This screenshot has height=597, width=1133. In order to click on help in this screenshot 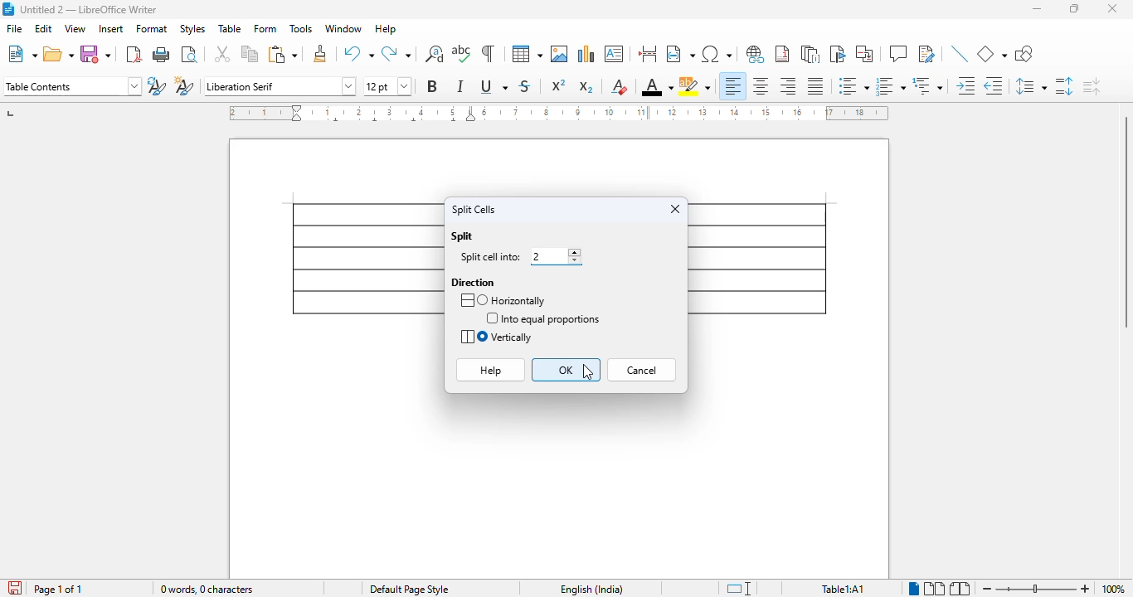, I will do `click(385, 28)`.